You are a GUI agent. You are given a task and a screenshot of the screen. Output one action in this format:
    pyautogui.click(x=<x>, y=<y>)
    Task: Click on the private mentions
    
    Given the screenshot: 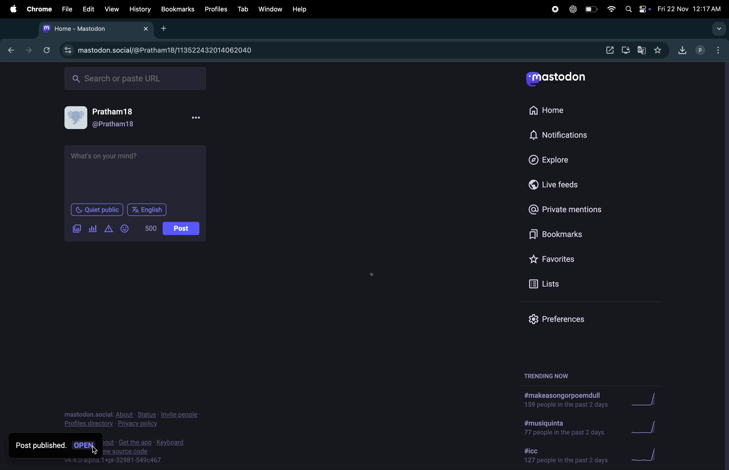 What is the action you would take?
    pyautogui.click(x=566, y=209)
    